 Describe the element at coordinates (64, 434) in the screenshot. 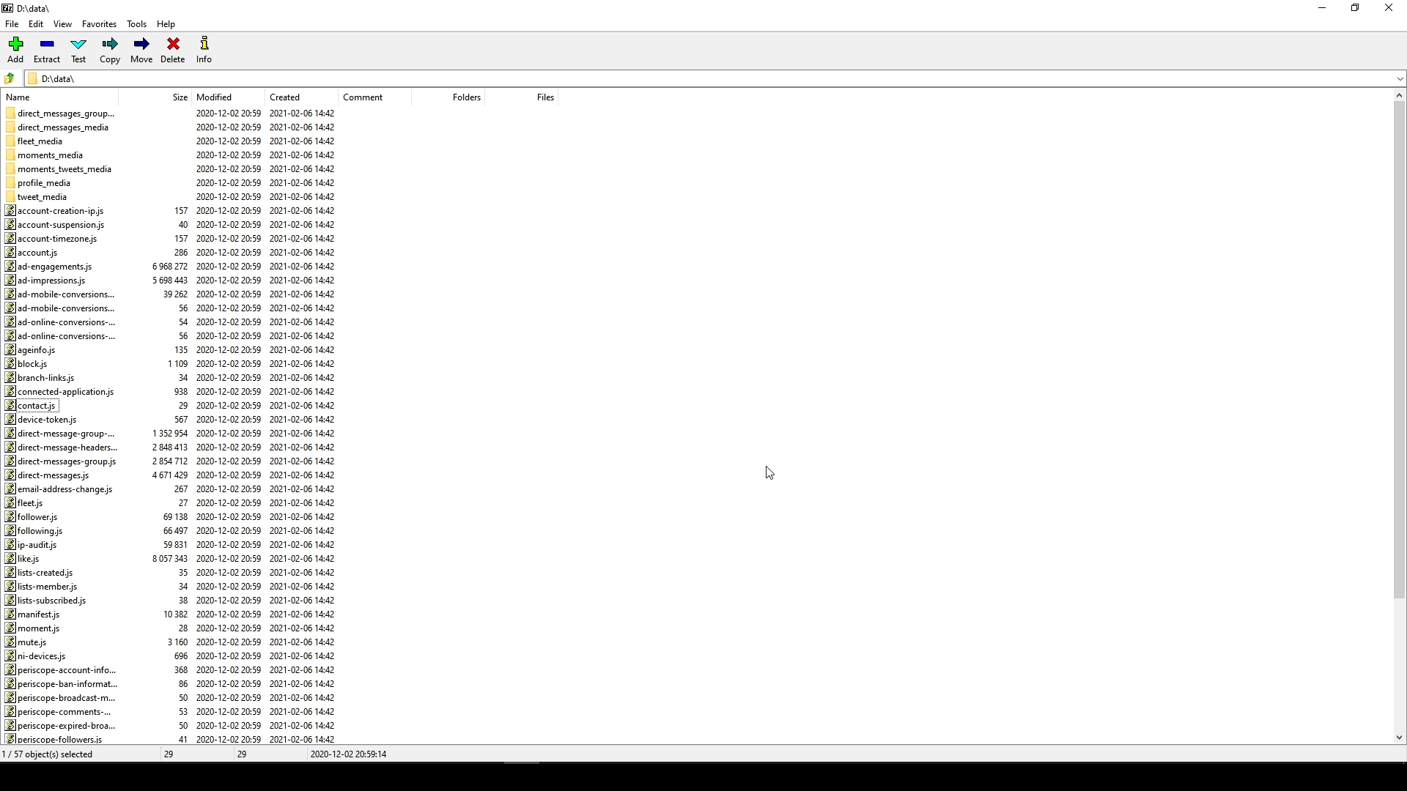

I see `direct-message-group` at that location.